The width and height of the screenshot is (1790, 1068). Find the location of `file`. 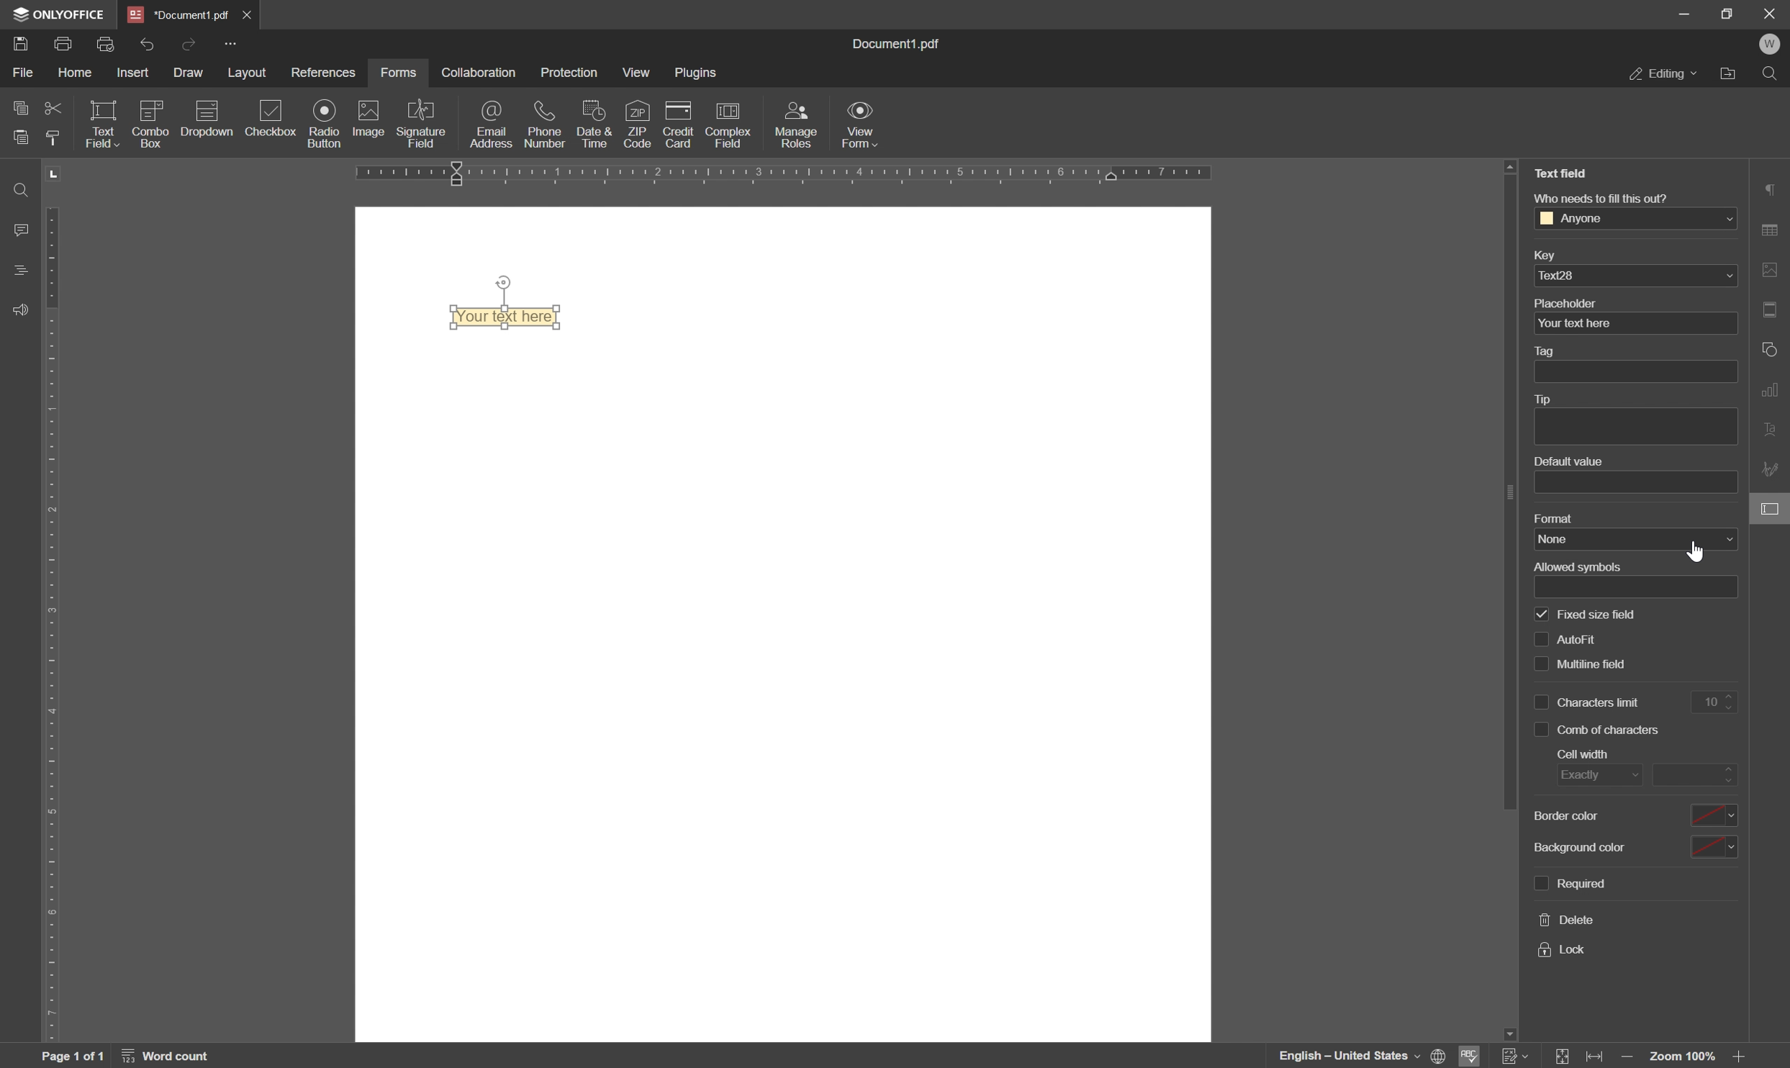

file is located at coordinates (24, 76).